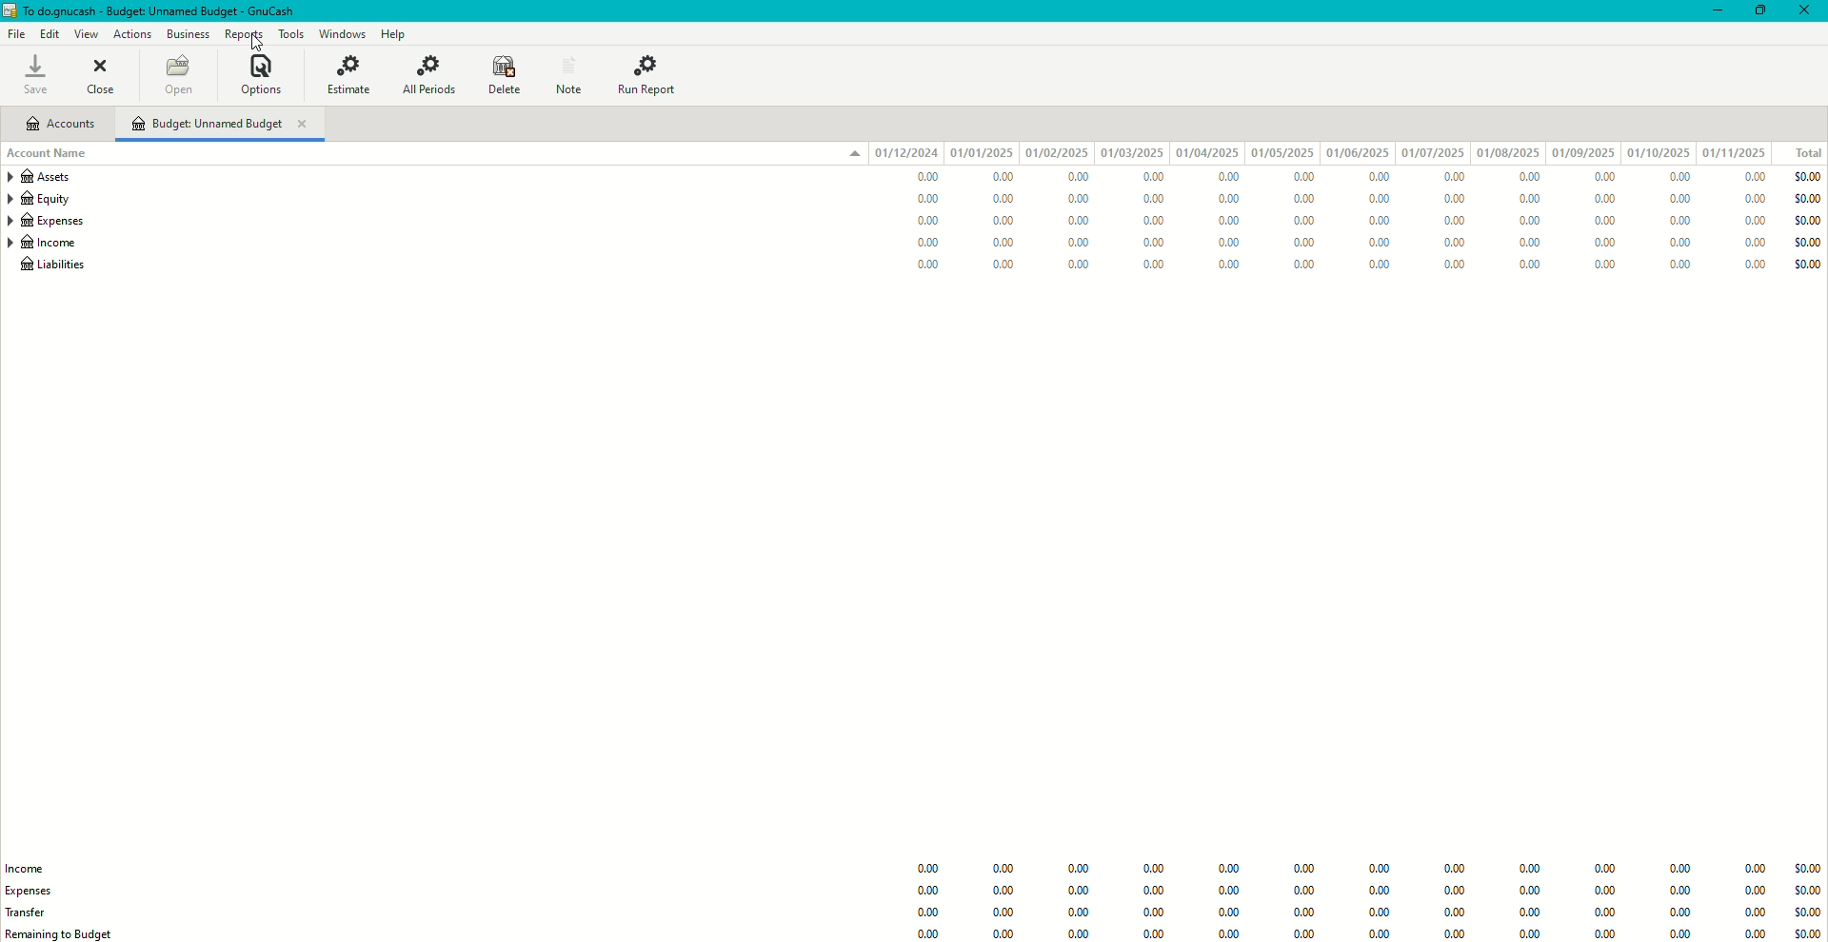  I want to click on 0.00, so click(929, 934).